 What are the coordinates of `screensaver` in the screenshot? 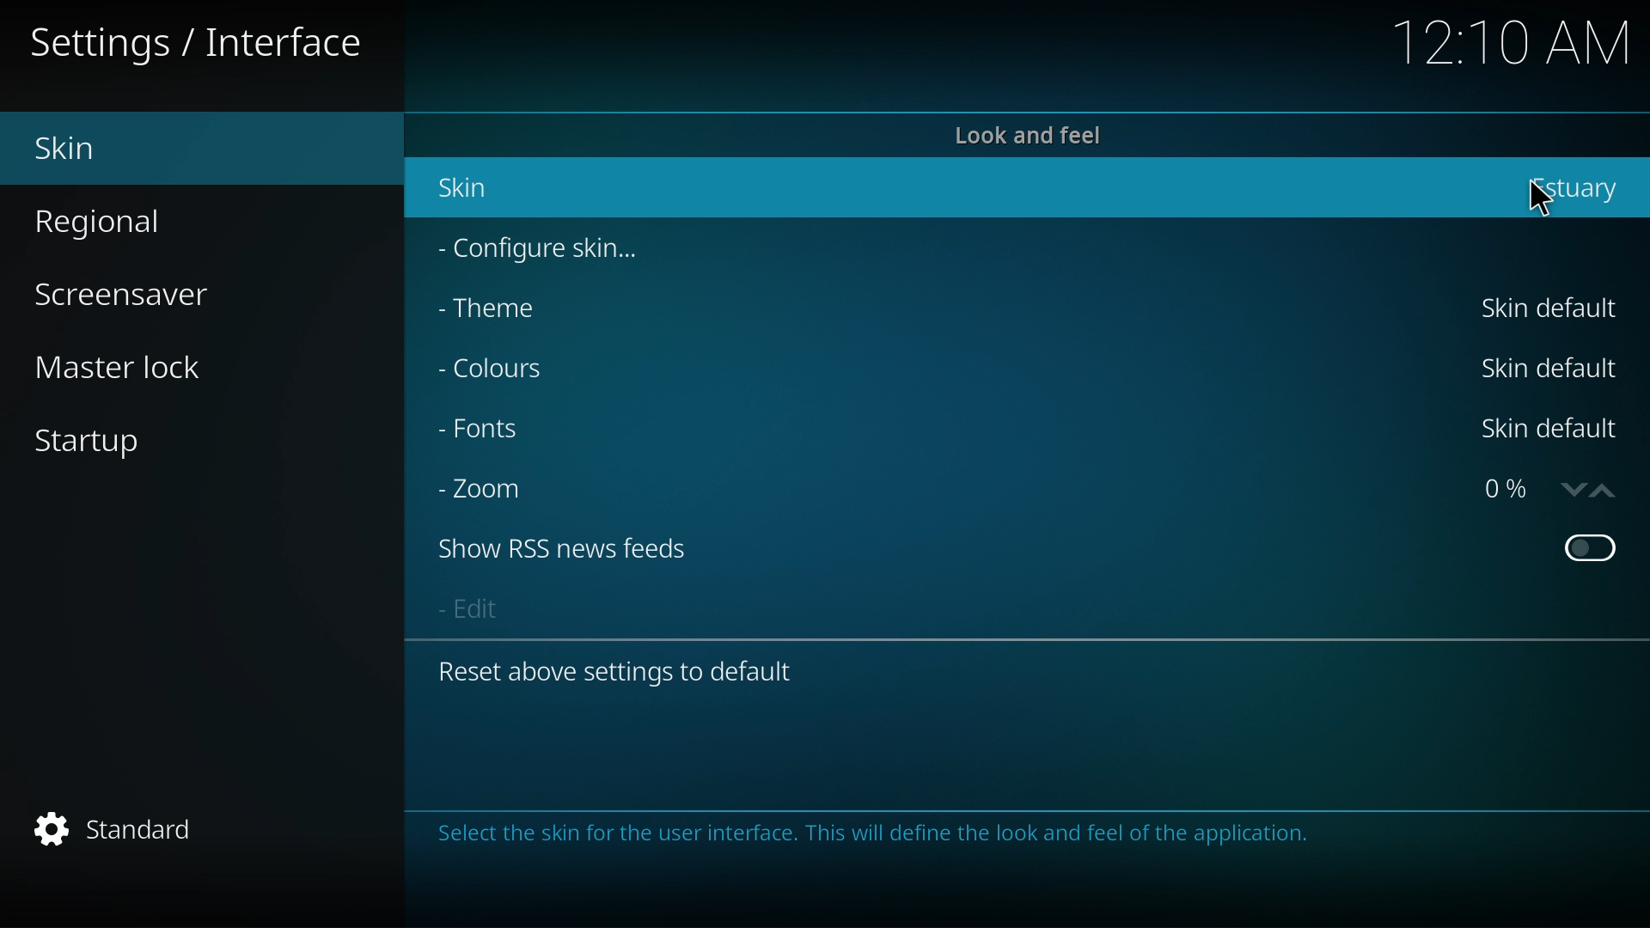 It's located at (144, 296).